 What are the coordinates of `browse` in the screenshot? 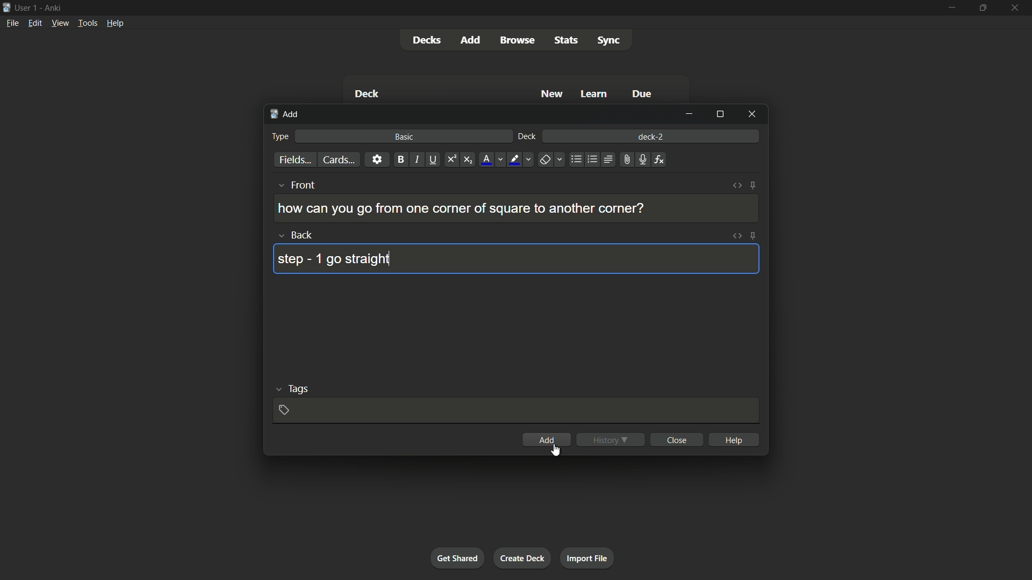 It's located at (518, 40).